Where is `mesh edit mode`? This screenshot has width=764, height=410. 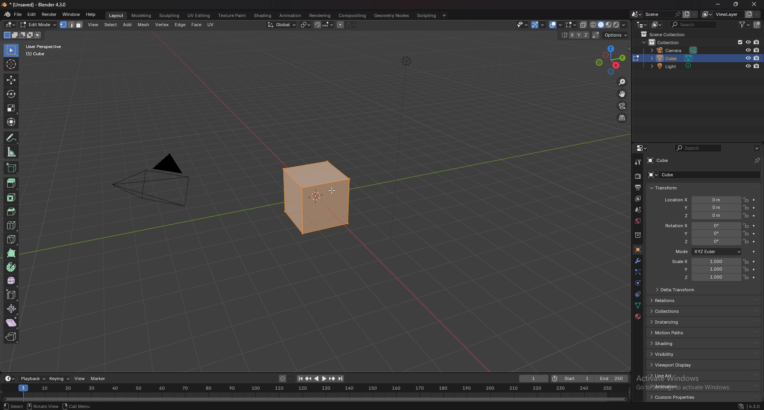
mesh edit mode is located at coordinates (571, 25).